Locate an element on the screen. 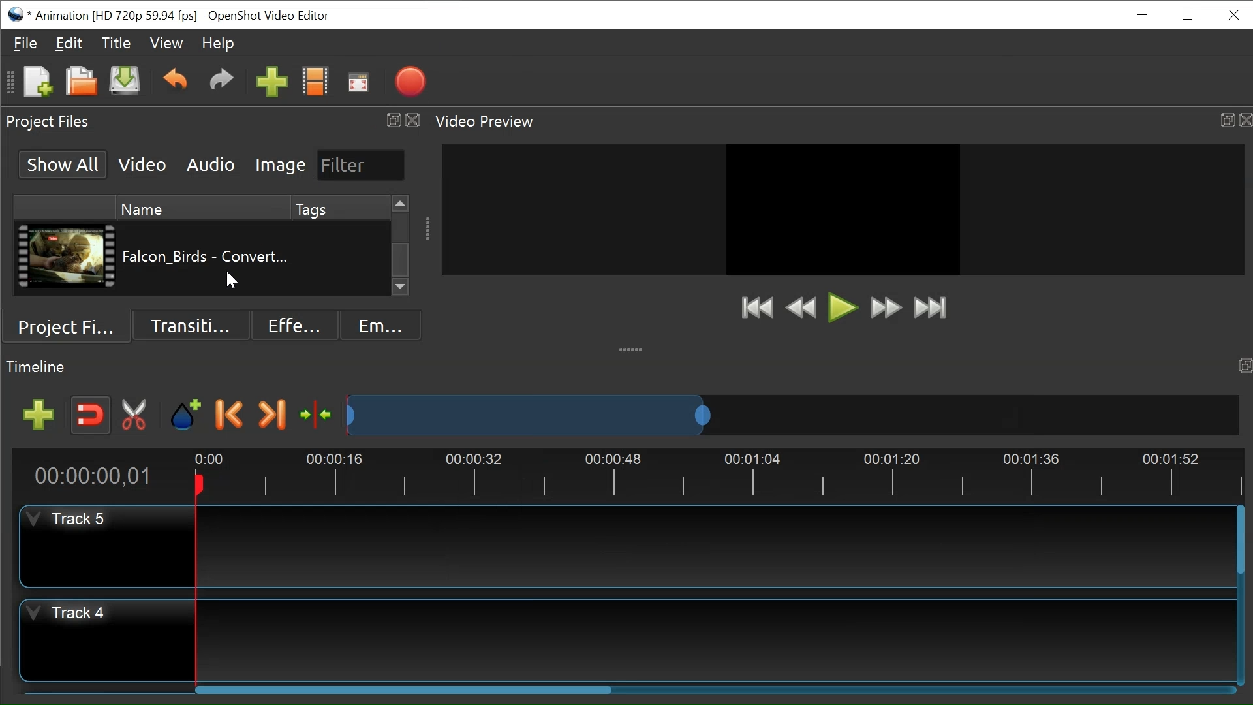  Project Files Panel is located at coordinates (50, 122).